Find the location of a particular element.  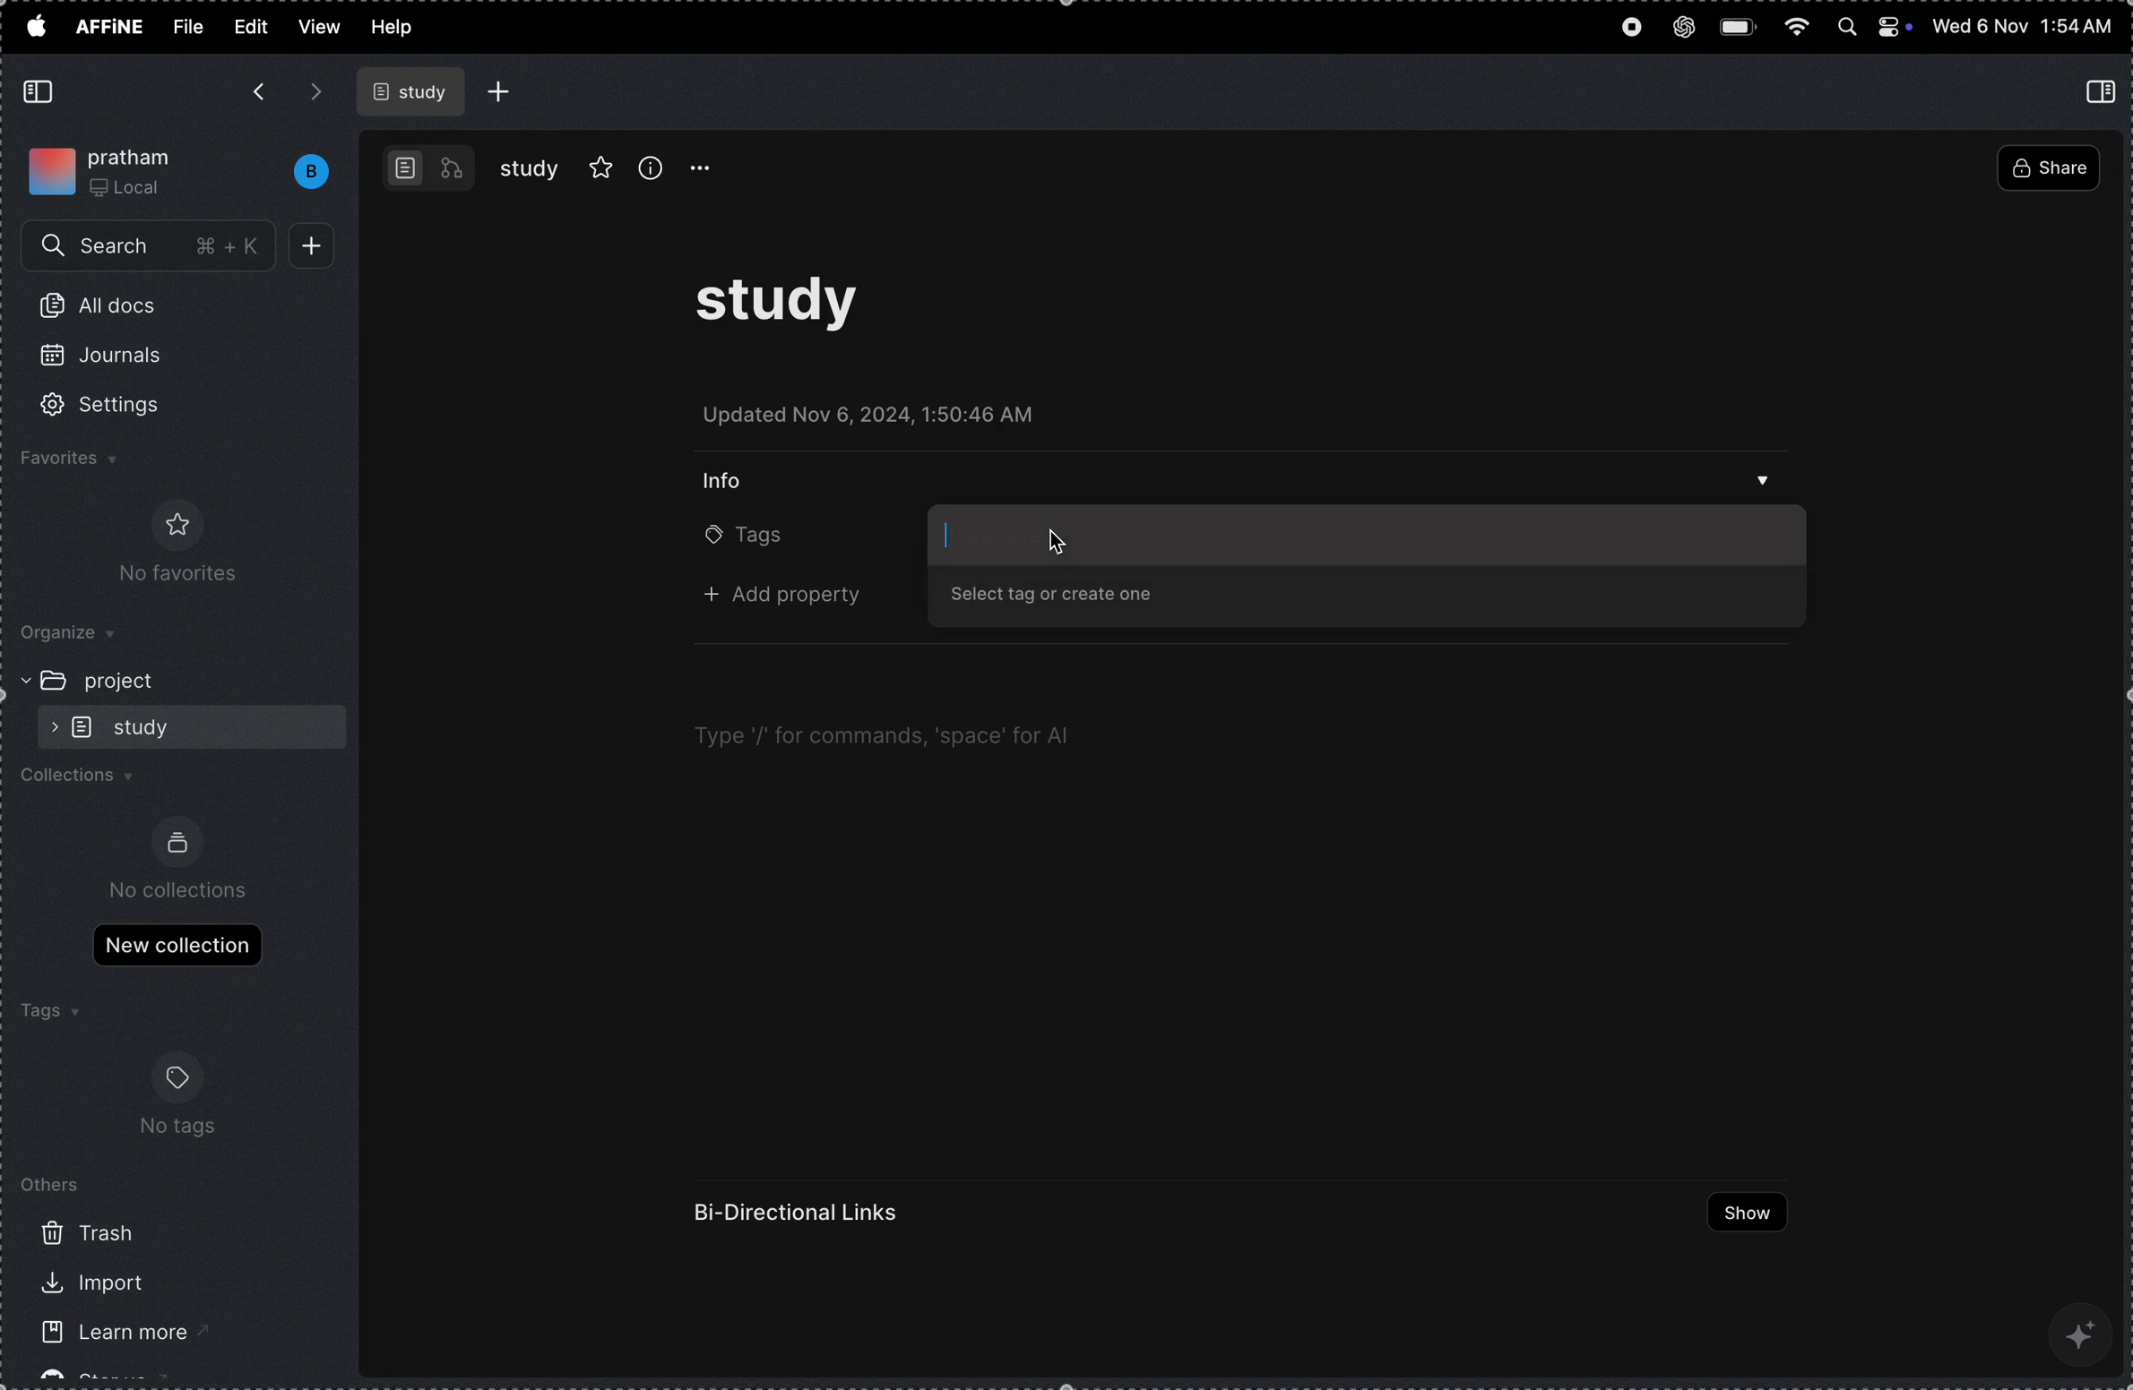

expand/collapse is located at coordinates (48, 726).